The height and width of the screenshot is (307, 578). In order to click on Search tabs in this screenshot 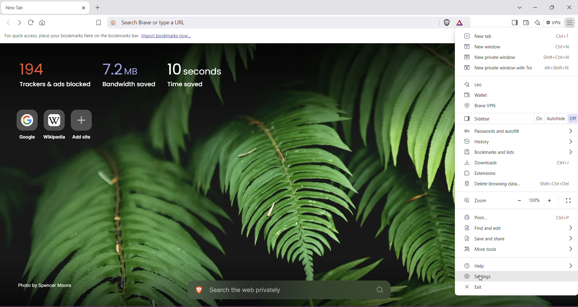, I will do `click(519, 8)`.